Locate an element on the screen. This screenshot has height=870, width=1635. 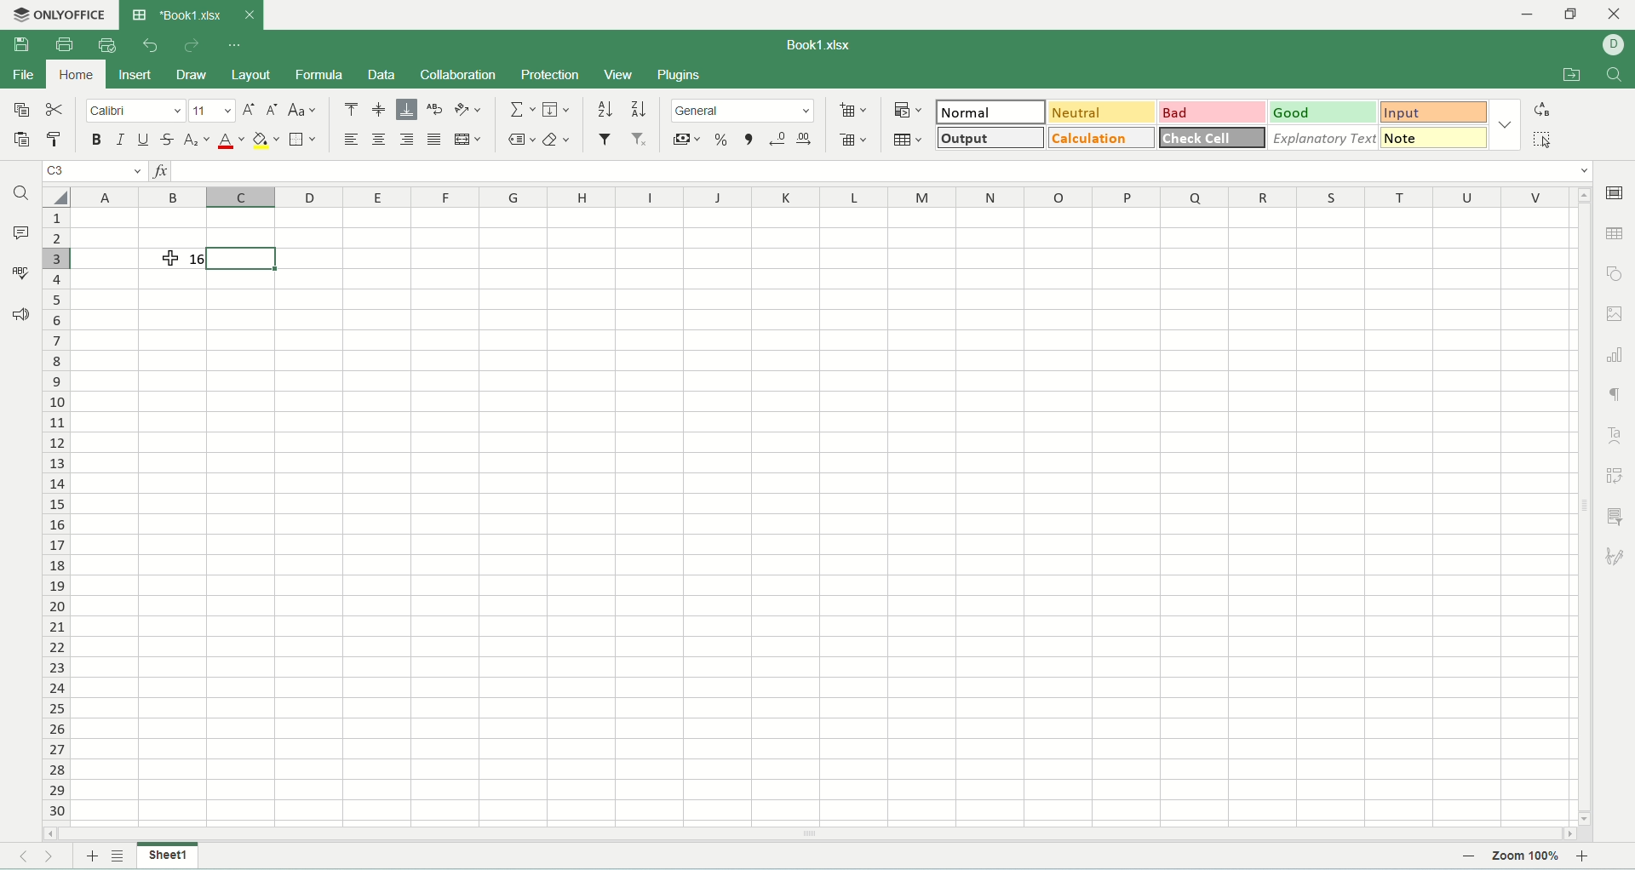
home is located at coordinates (73, 73).